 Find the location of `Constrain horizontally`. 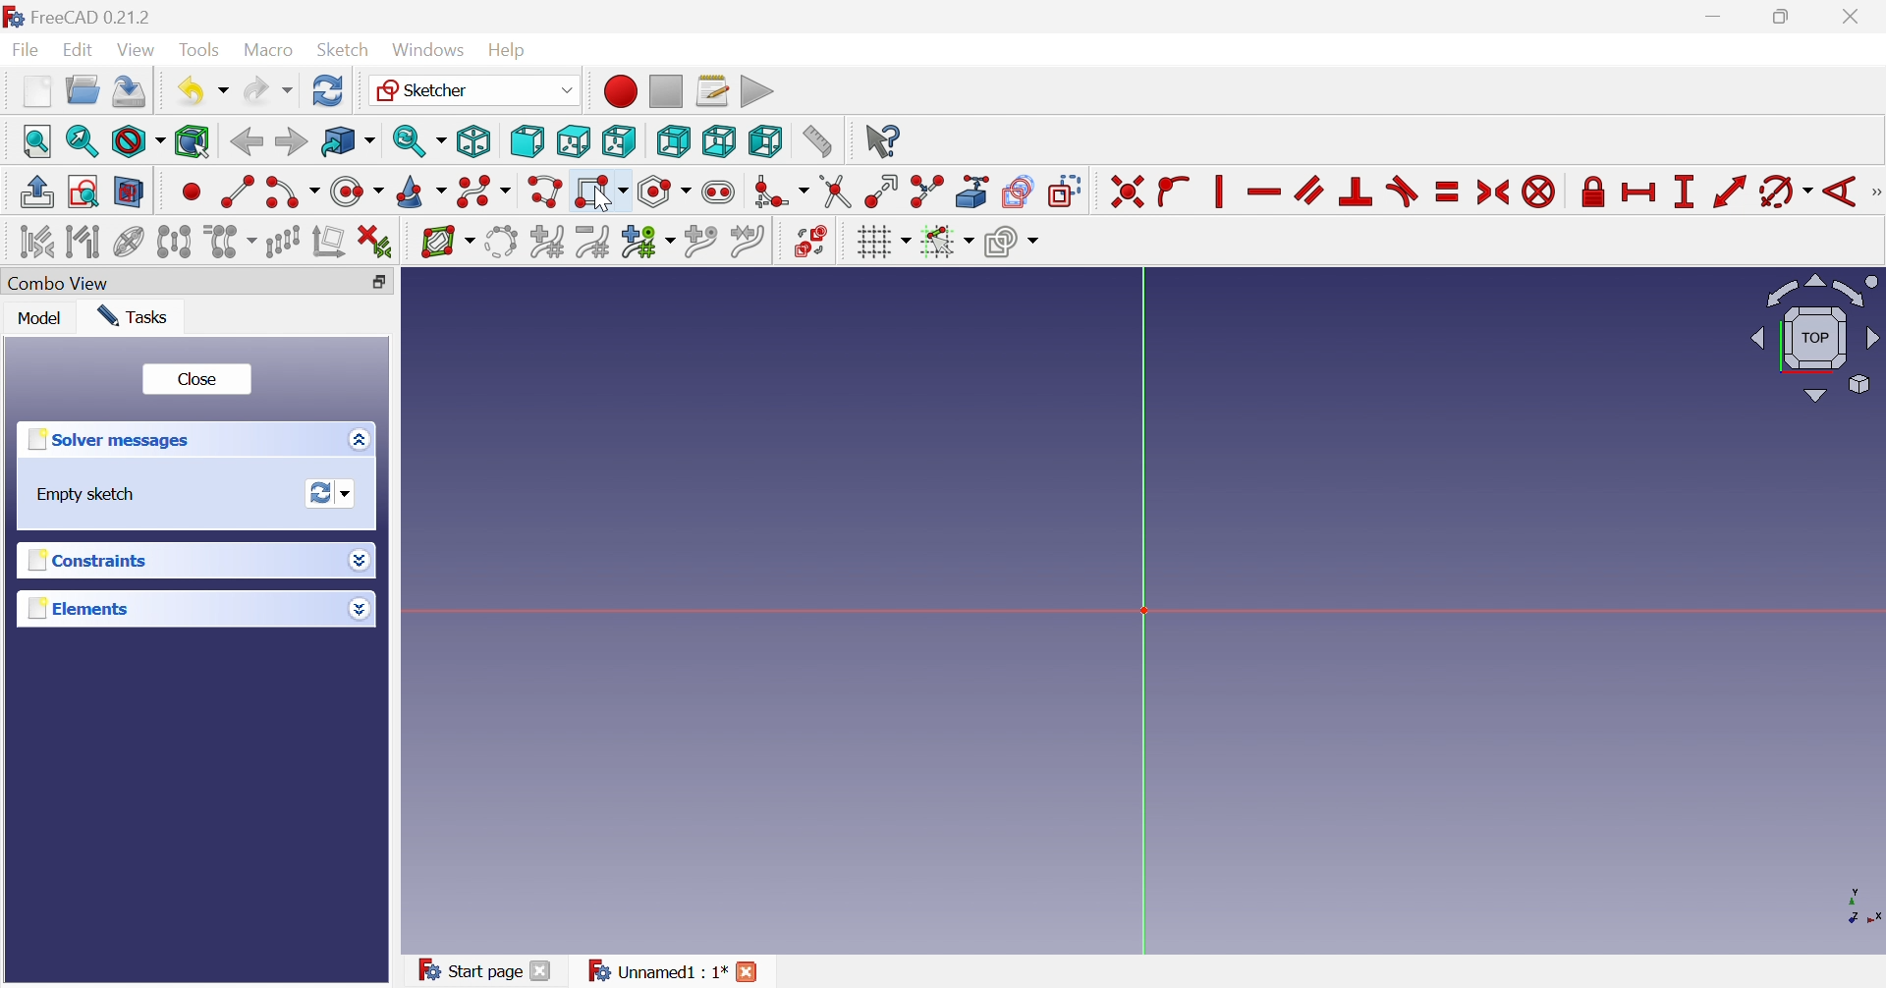

Constrain horizontally is located at coordinates (1263, 192).